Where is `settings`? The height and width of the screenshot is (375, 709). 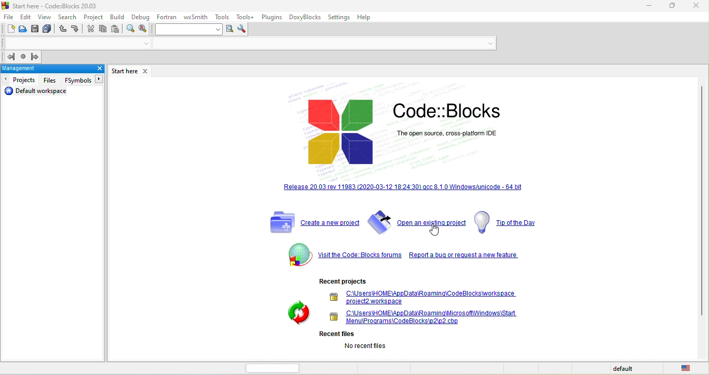
settings is located at coordinates (339, 17).